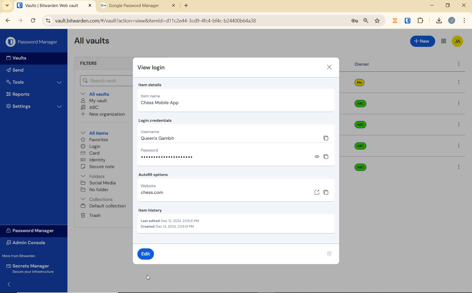 The width and height of the screenshot is (472, 293). What do you see at coordinates (460, 83) in the screenshot?
I see `option` at bounding box center [460, 83].